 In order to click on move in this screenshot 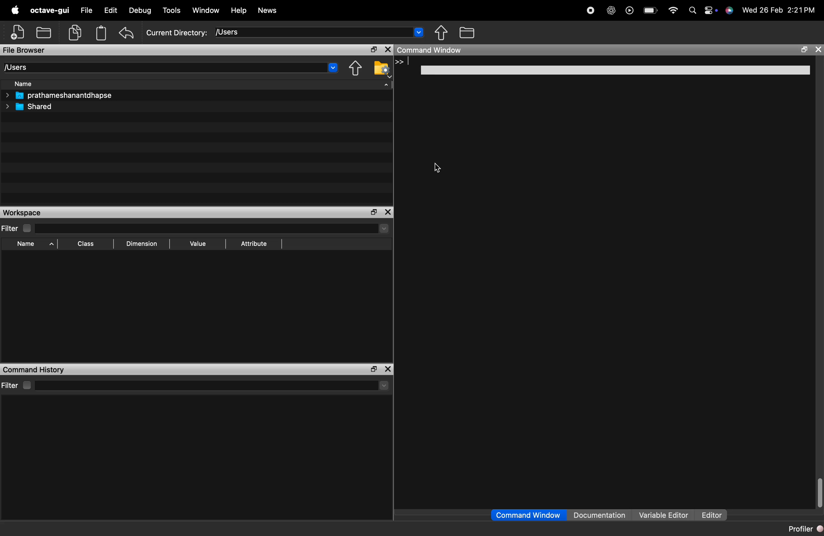, I will do `click(441, 32)`.